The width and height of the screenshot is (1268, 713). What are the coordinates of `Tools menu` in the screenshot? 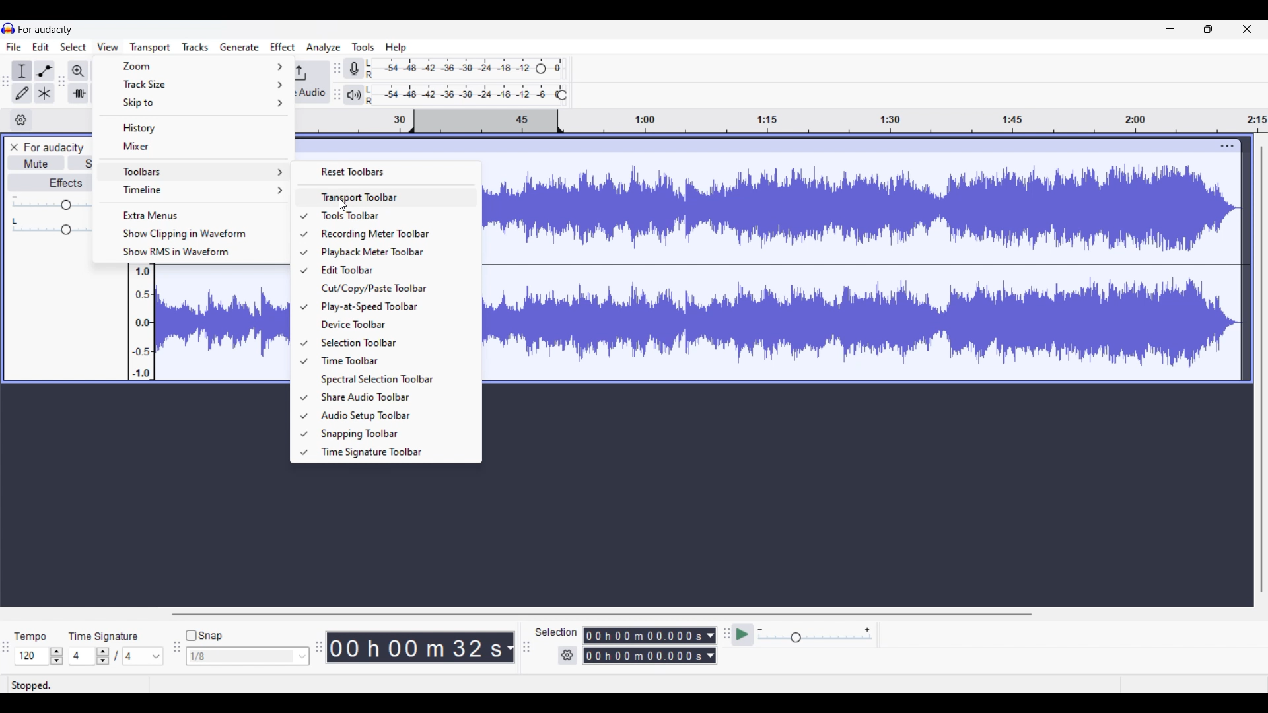 It's located at (364, 47).